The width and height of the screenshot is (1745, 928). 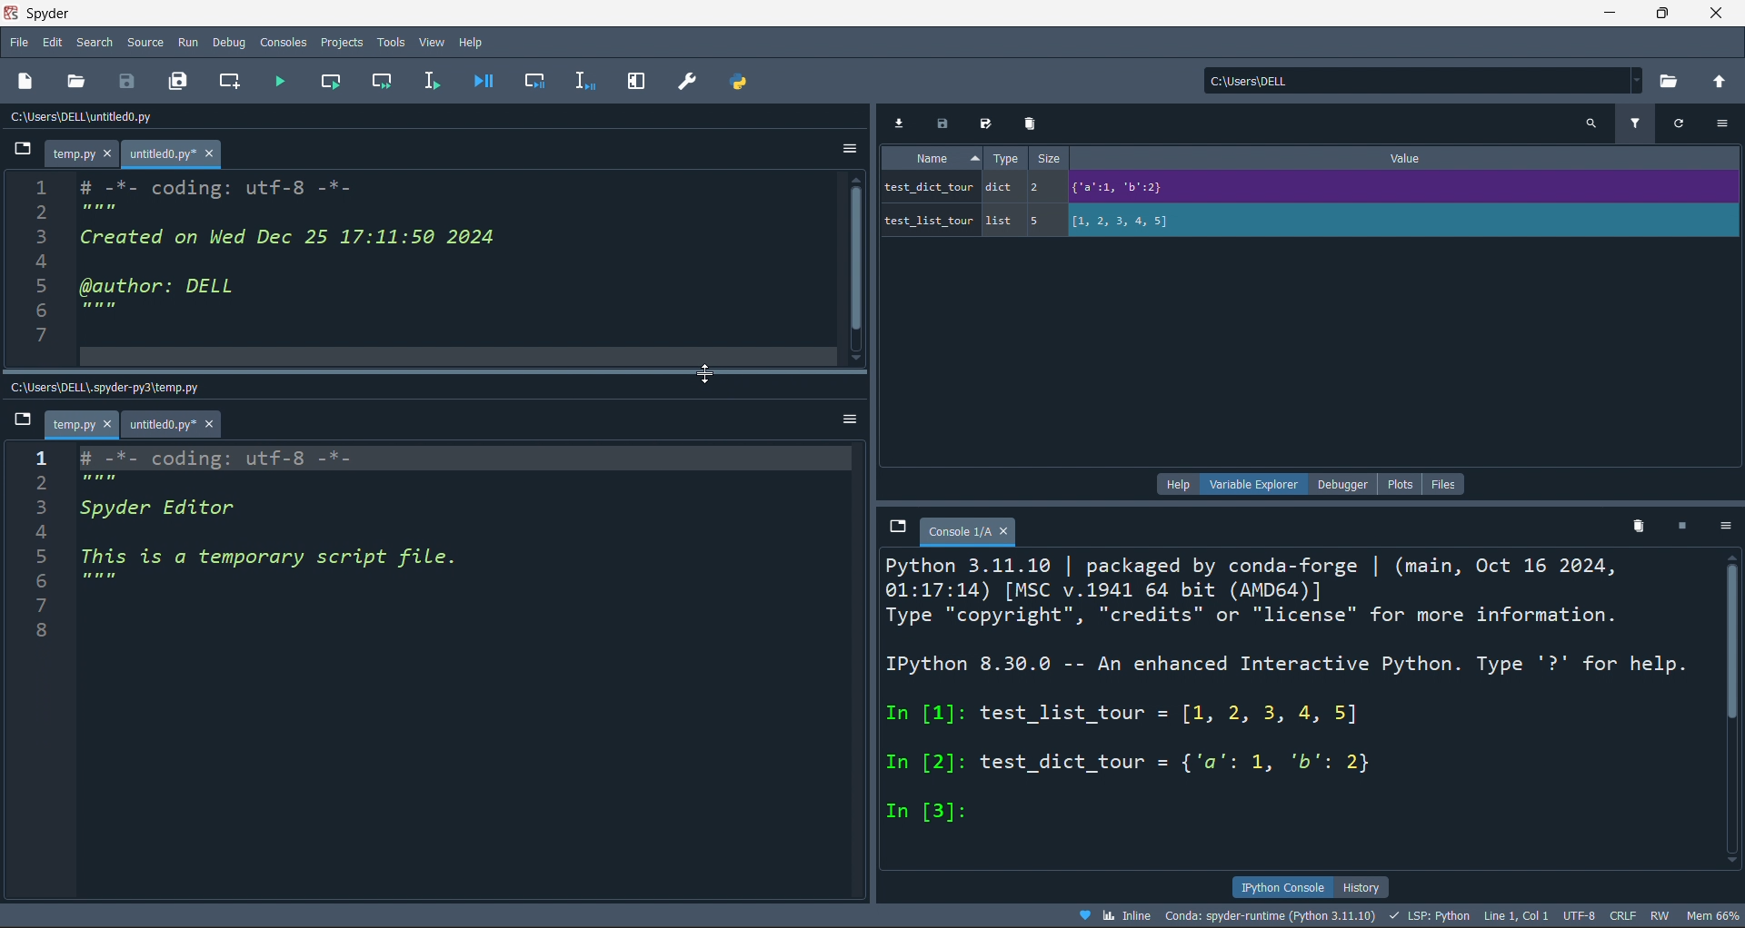 I want to click on run, so click(x=187, y=42).